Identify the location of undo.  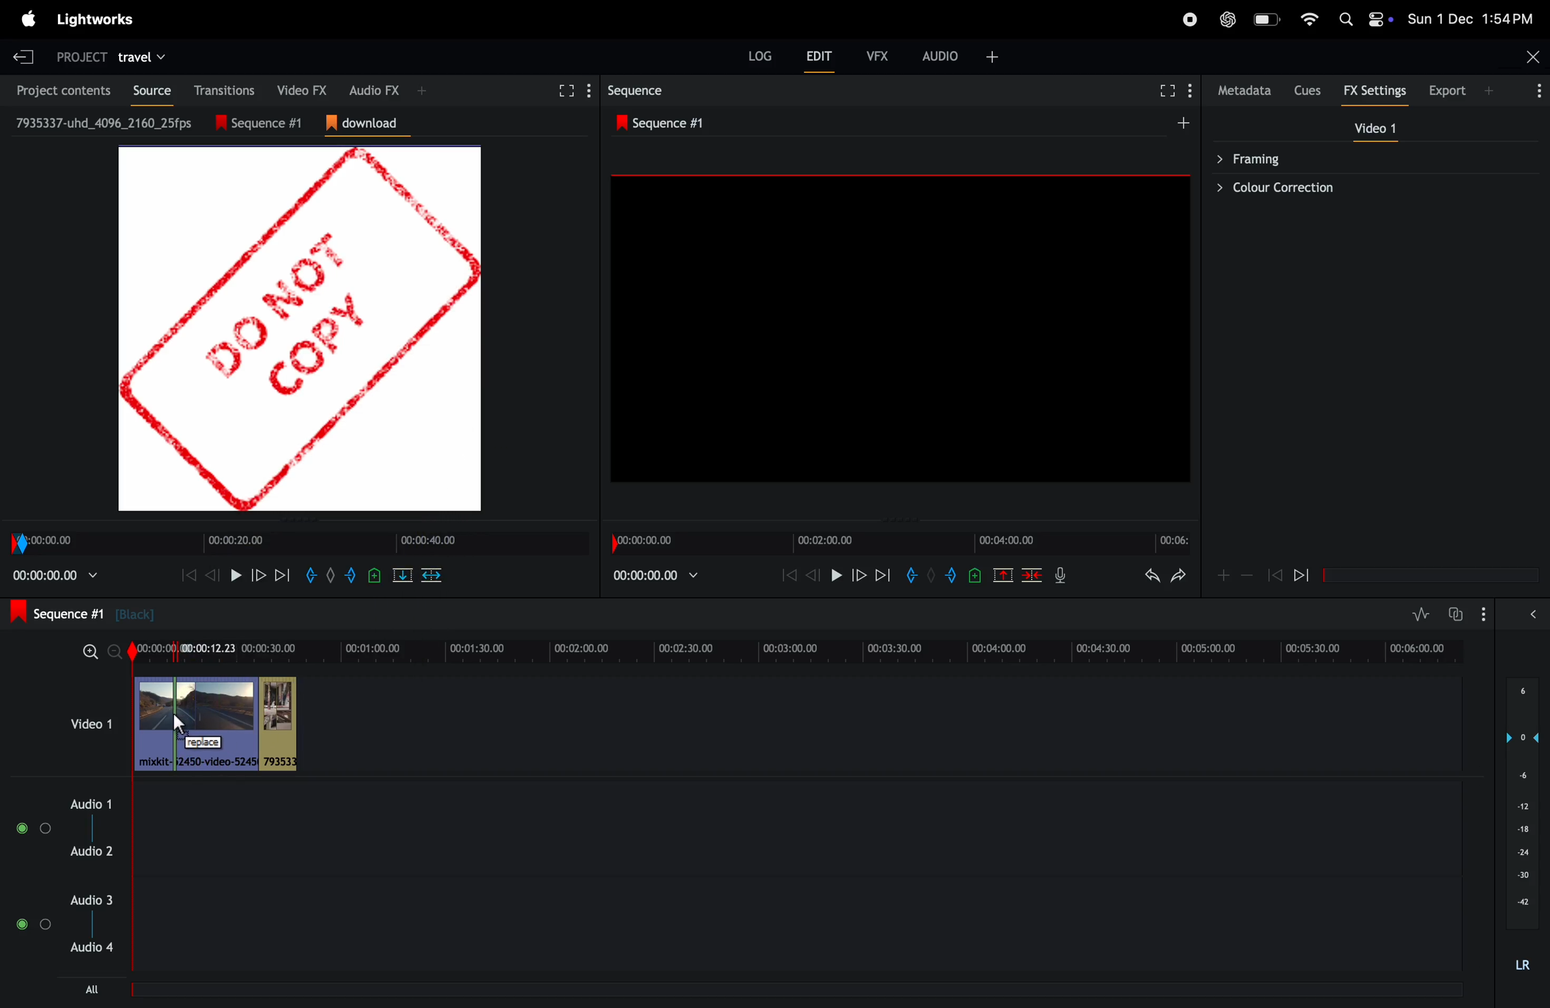
(1152, 575).